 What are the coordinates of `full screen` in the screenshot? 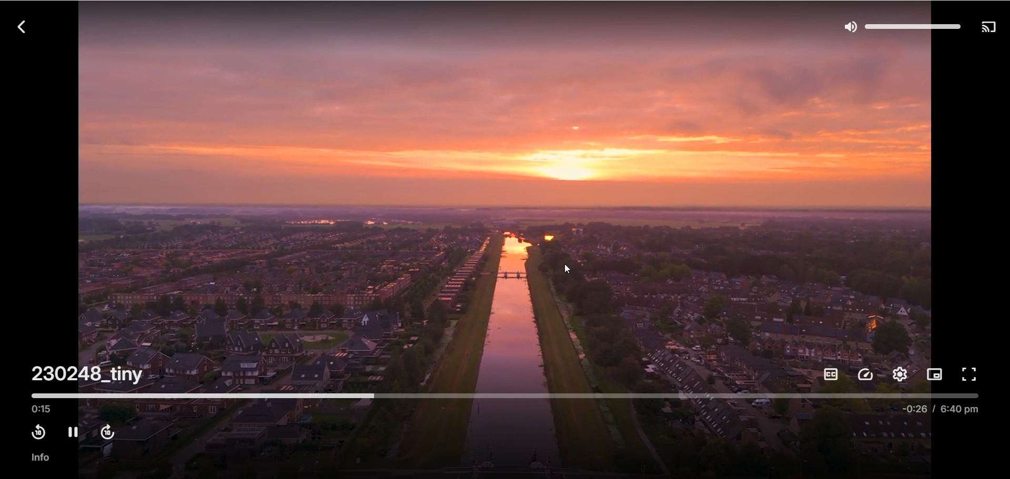 It's located at (973, 376).